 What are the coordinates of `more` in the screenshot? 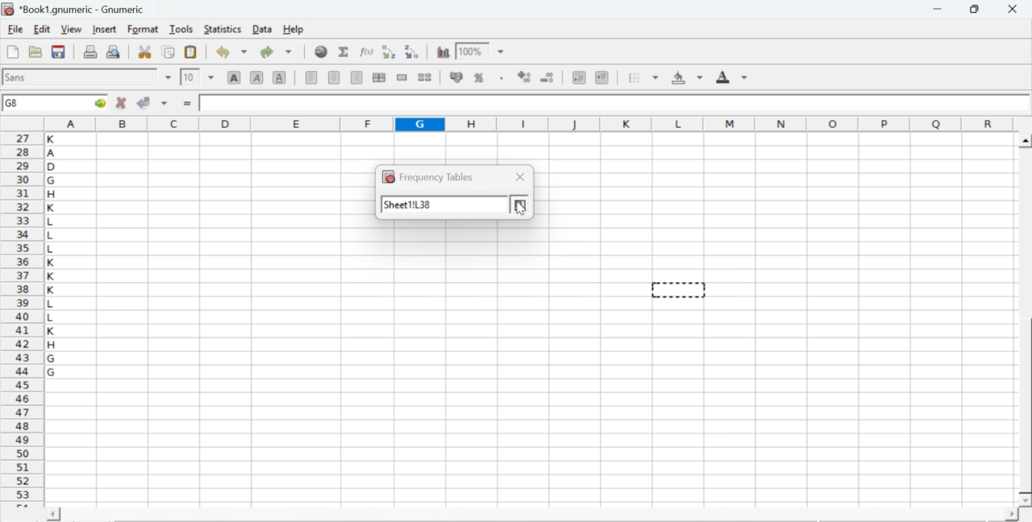 It's located at (521, 205).